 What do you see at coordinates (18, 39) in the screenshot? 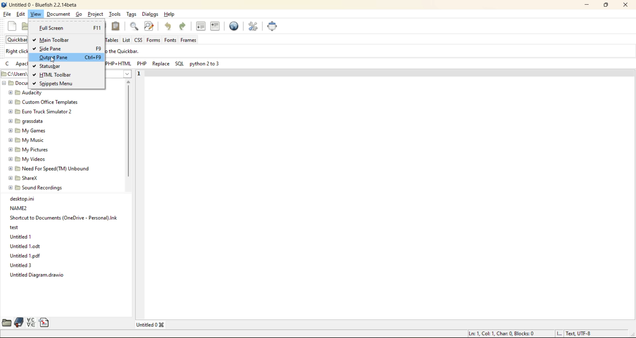
I see `quickbar` at bounding box center [18, 39].